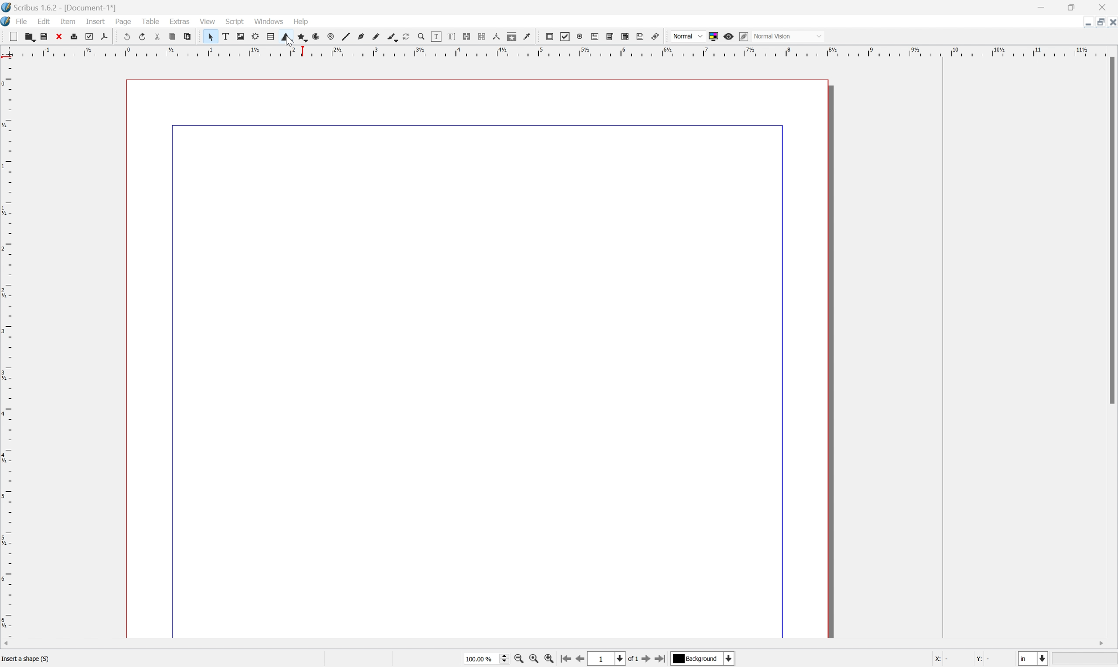 The width and height of the screenshot is (1118, 667). I want to click on Image frame, so click(241, 36).